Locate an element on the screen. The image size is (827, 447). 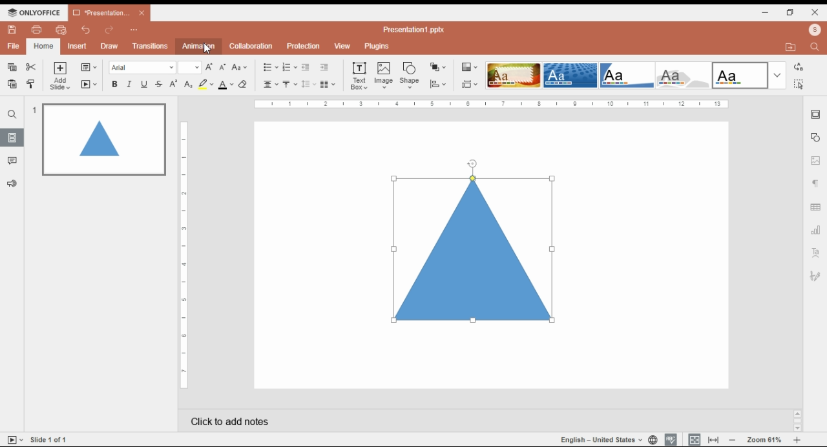
copy is located at coordinates (12, 67).